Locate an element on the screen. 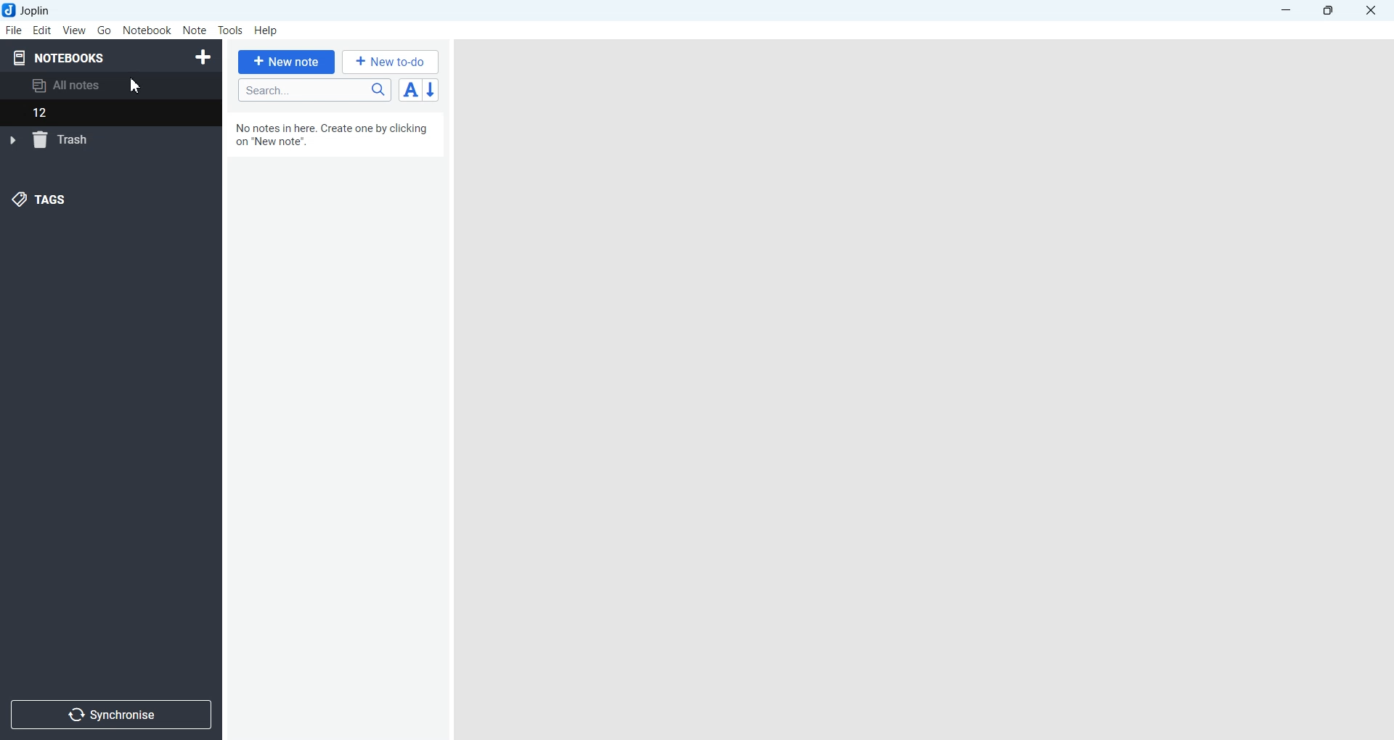 This screenshot has height=740, width=1394. + New to-do is located at coordinates (392, 61).